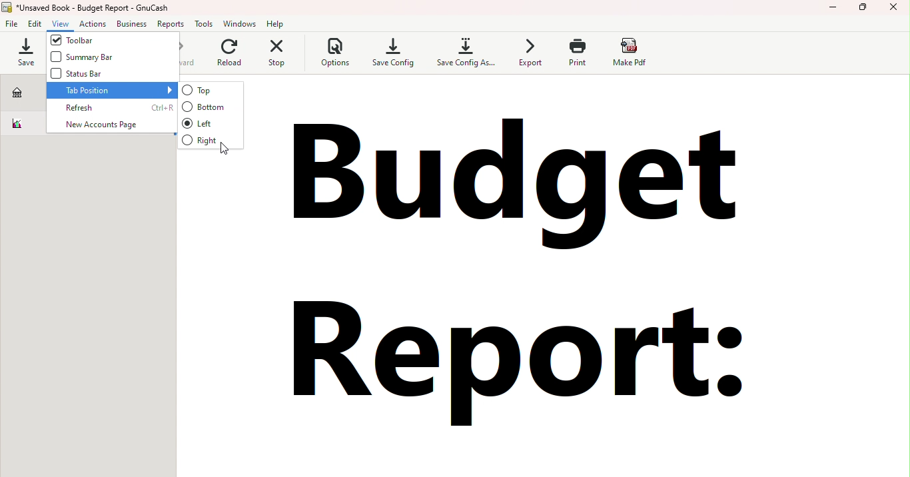  What do you see at coordinates (131, 24) in the screenshot?
I see `Business` at bounding box center [131, 24].